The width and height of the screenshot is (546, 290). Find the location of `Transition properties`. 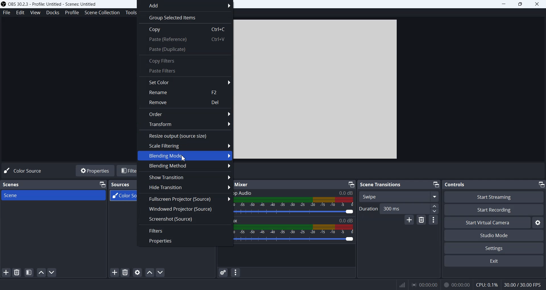

Transition properties is located at coordinates (433, 219).